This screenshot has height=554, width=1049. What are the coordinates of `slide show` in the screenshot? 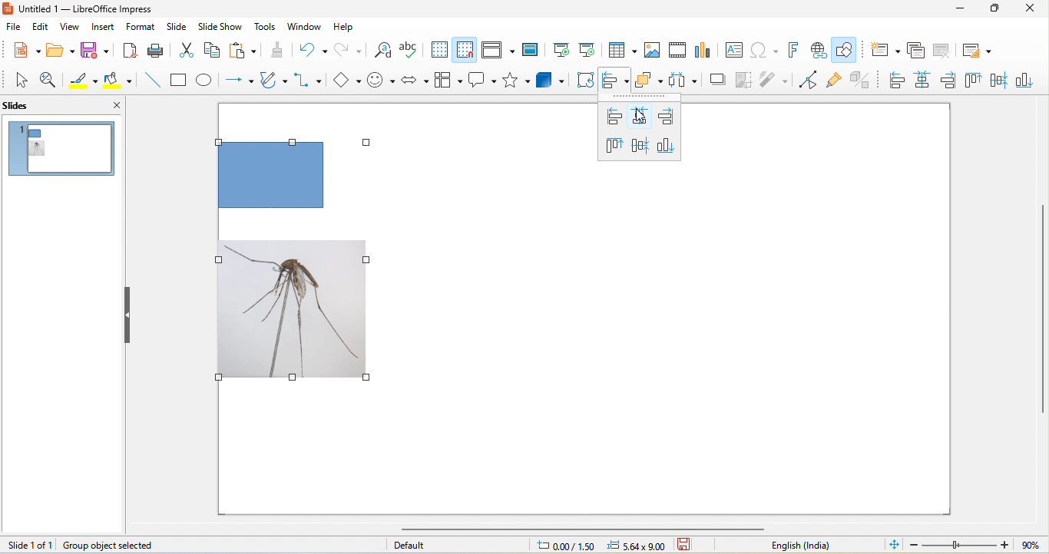 It's located at (224, 28).